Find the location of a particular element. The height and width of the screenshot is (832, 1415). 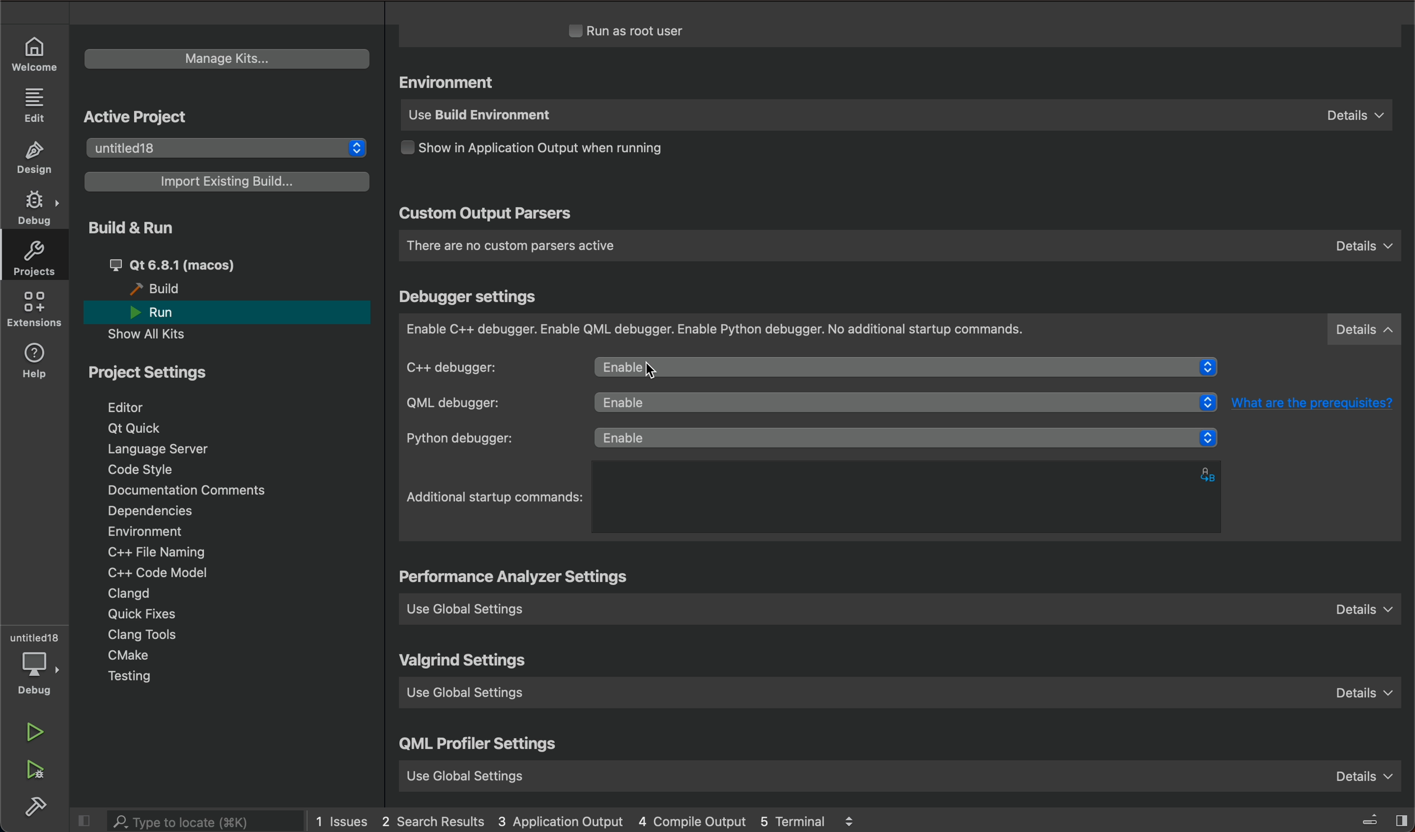

DESIGN is located at coordinates (38, 159).